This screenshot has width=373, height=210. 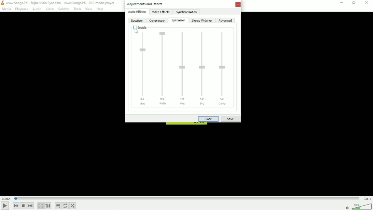 I want to click on Total duration, so click(x=368, y=199).